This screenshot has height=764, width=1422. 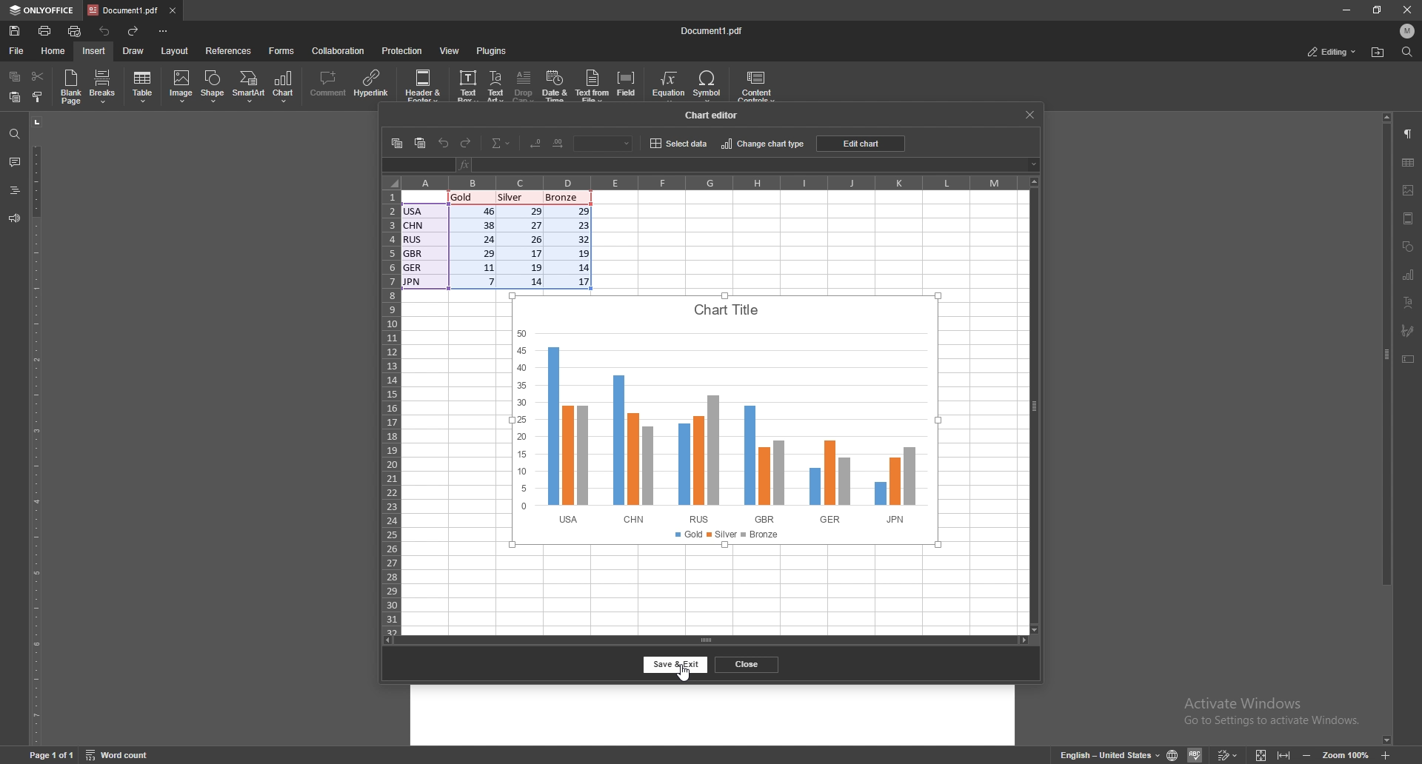 I want to click on 32, so click(x=579, y=239).